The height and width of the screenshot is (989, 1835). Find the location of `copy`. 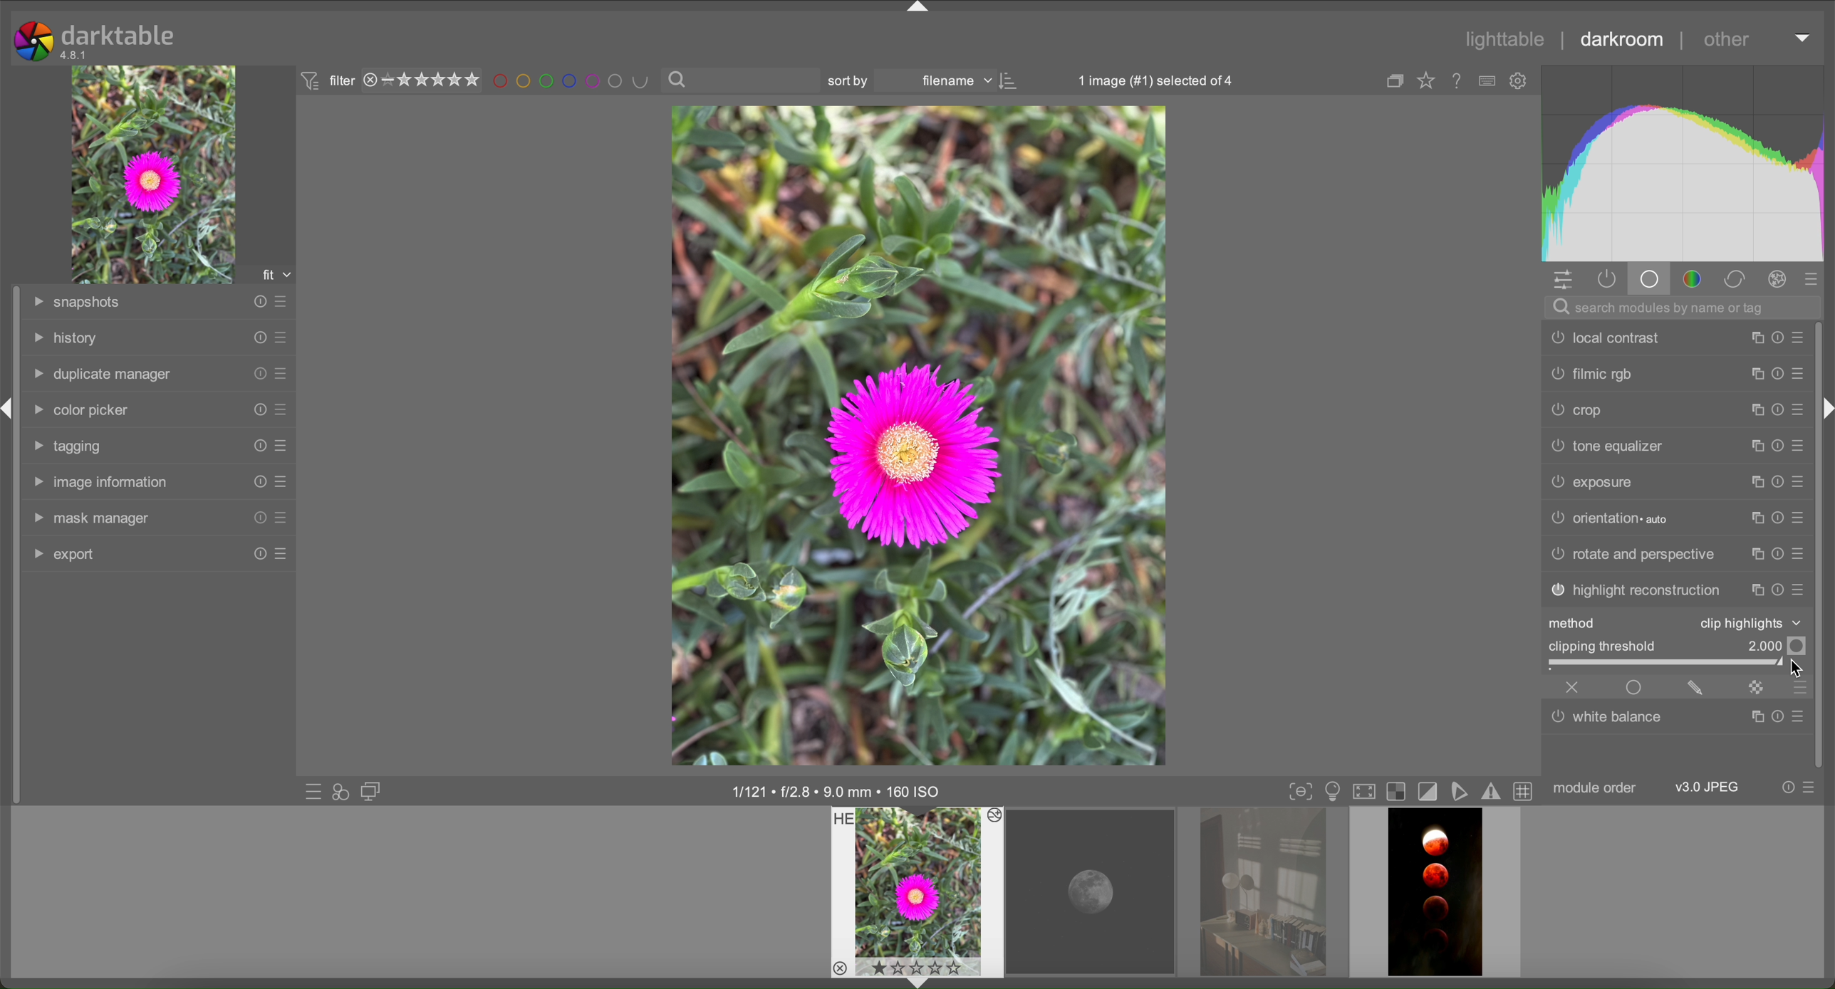

copy is located at coordinates (1756, 483).